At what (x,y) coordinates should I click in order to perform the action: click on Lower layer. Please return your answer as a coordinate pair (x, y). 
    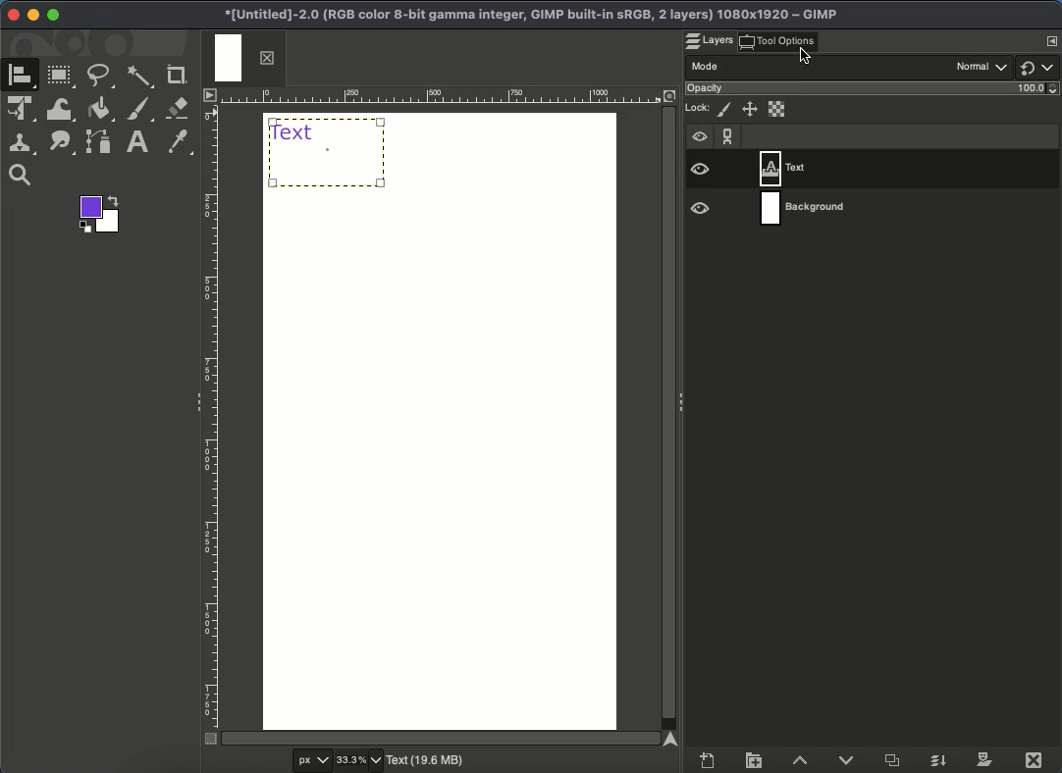
    Looking at the image, I should click on (849, 760).